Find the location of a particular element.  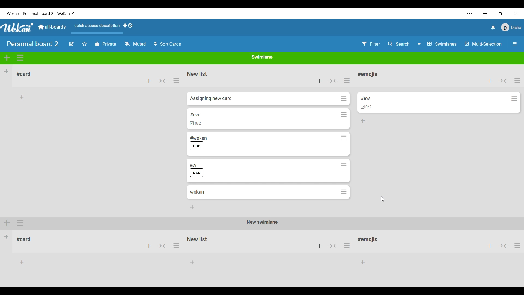

Edit board is located at coordinates (71, 44).